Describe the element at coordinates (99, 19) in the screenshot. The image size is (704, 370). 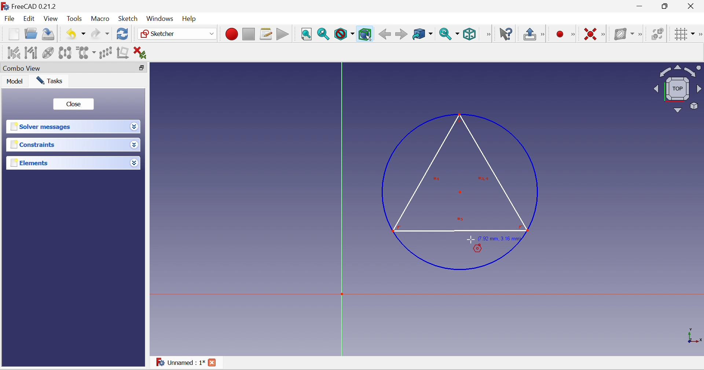
I see `Macro` at that location.